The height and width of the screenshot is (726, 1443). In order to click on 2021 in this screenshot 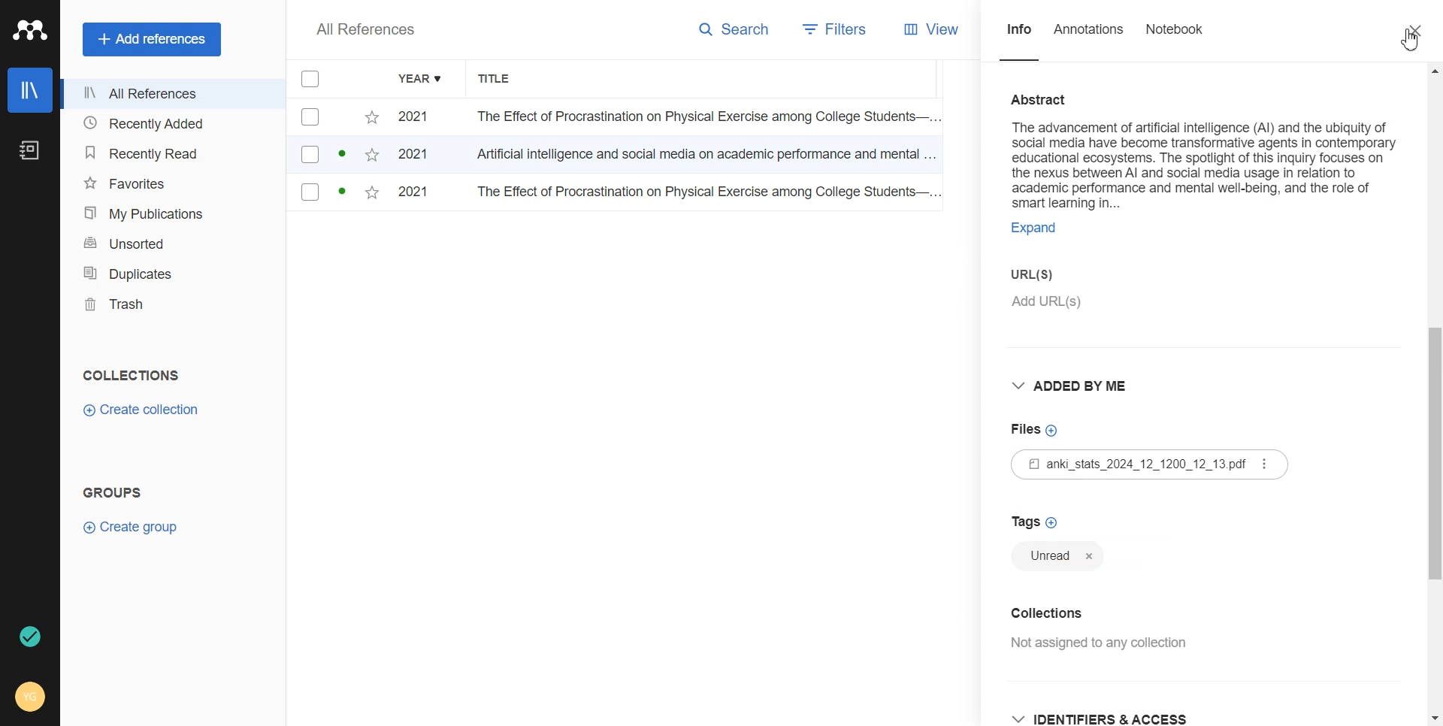, I will do `click(419, 194)`.